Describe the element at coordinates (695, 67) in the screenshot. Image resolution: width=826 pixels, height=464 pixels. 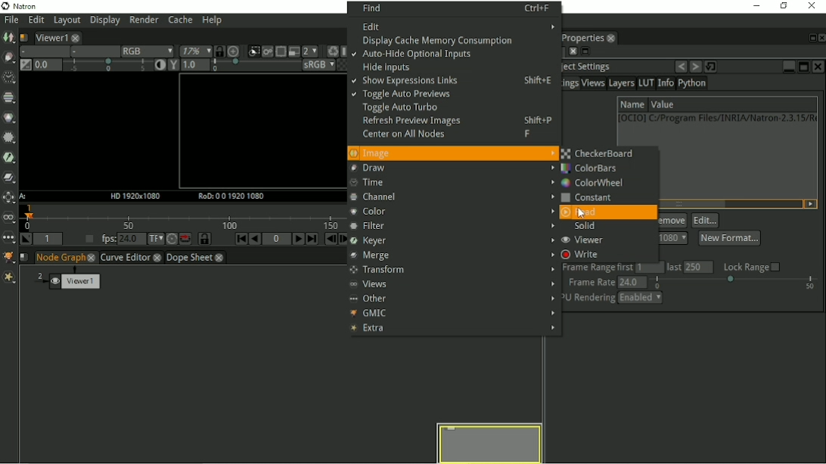
I see `Redo` at that location.